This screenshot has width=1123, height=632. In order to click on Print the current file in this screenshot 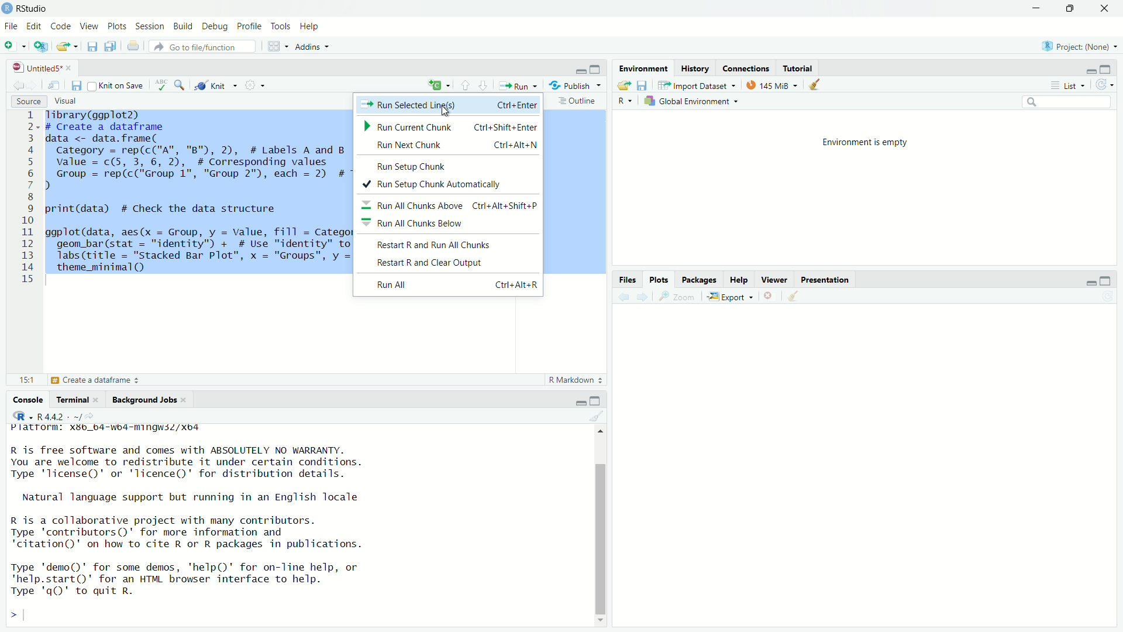, I will do `click(134, 47)`.